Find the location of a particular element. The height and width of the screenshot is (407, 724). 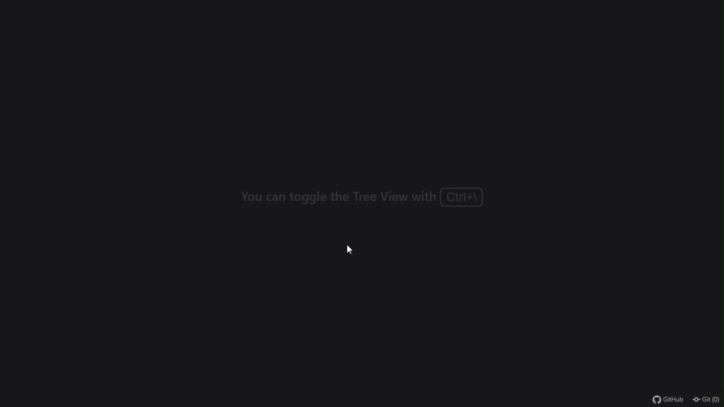

cursor is located at coordinates (347, 248).